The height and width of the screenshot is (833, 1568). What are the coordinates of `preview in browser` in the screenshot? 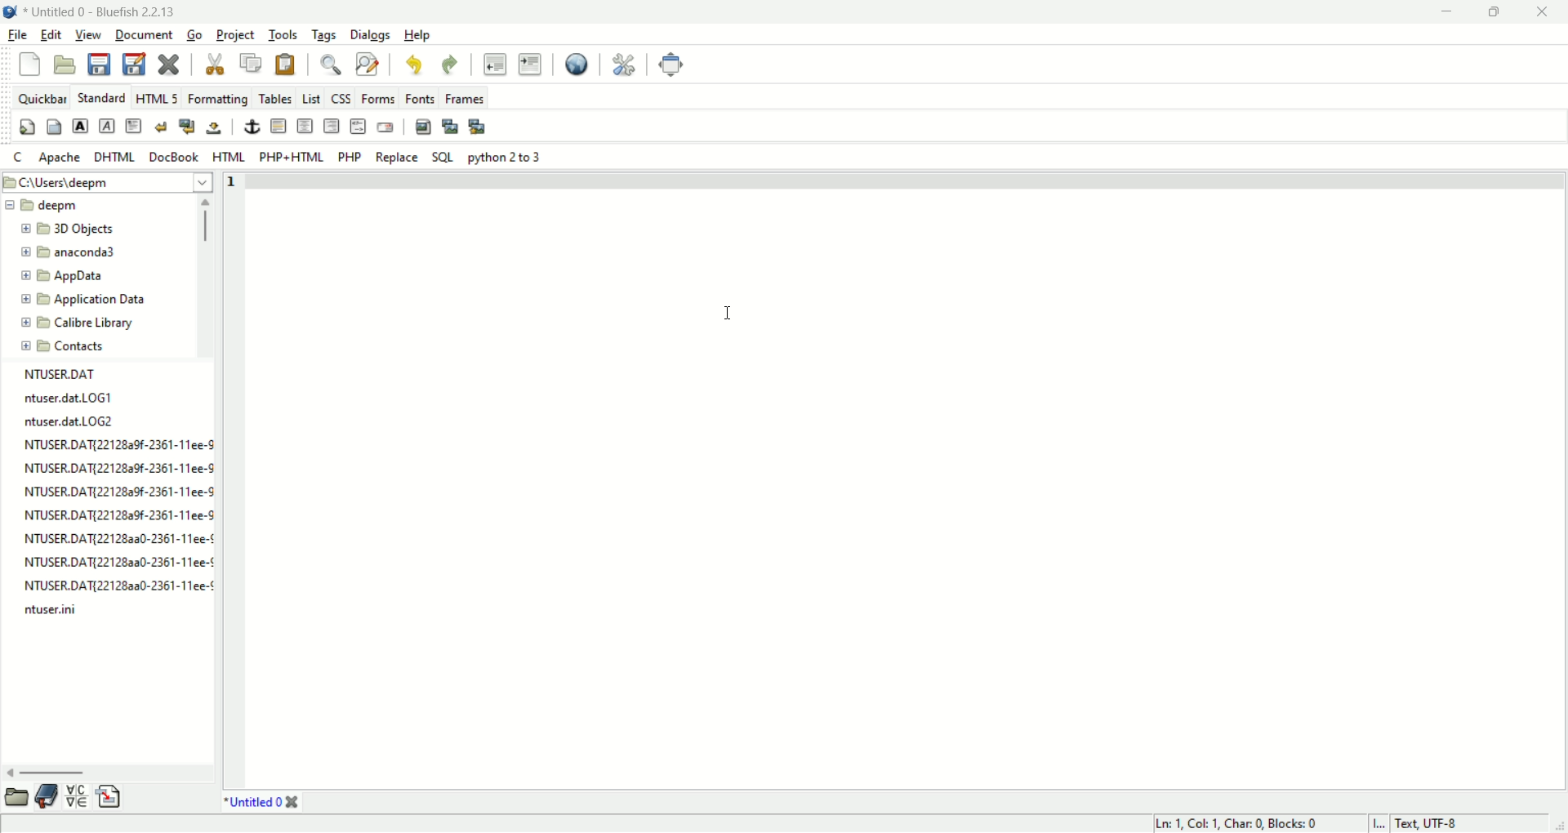 It's located at (577, 64).